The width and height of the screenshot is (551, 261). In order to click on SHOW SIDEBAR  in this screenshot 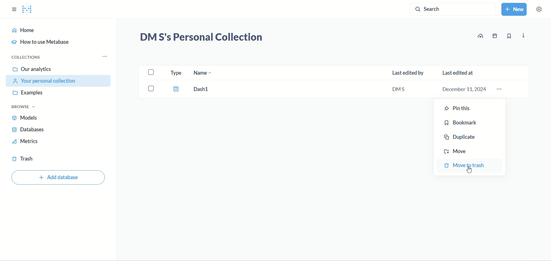, I will do `click(14, 8)`.